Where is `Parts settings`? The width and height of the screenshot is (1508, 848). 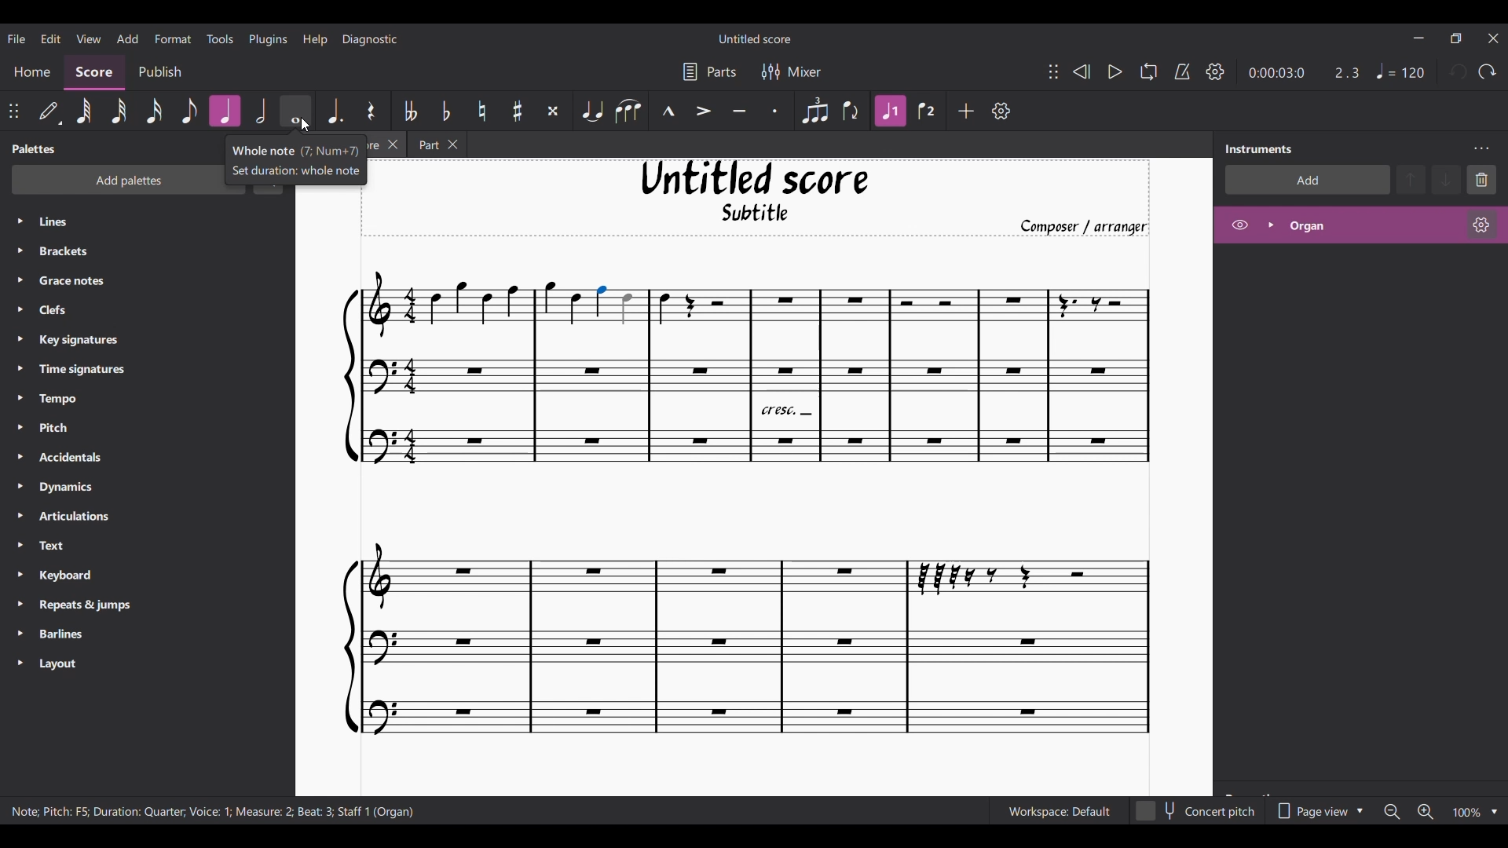 Parts settings is located at coordinates (710, 71).